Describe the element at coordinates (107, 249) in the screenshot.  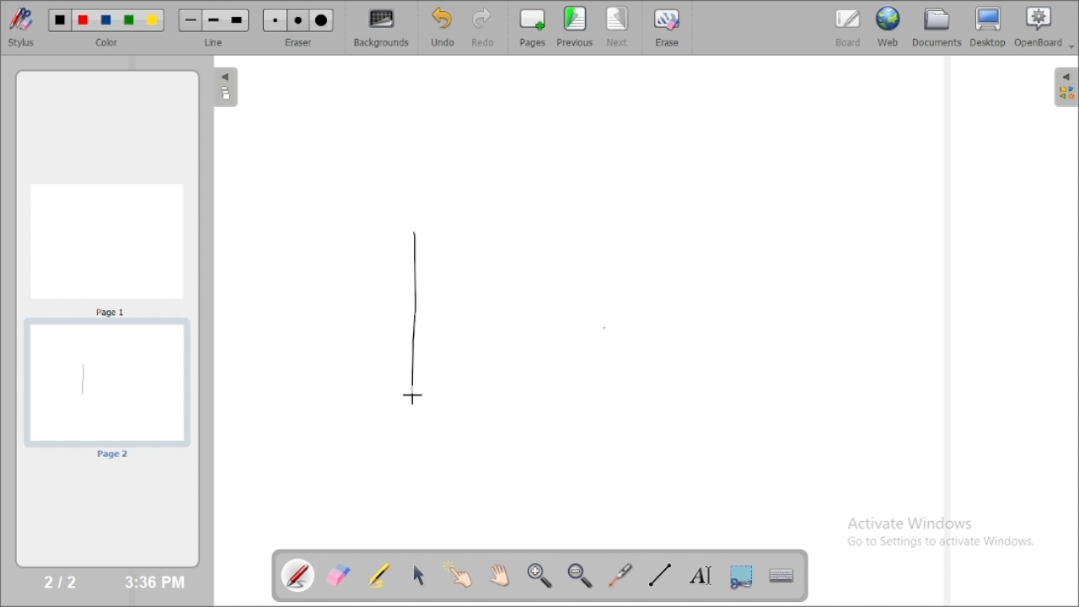
I see `Page 1` at that location.